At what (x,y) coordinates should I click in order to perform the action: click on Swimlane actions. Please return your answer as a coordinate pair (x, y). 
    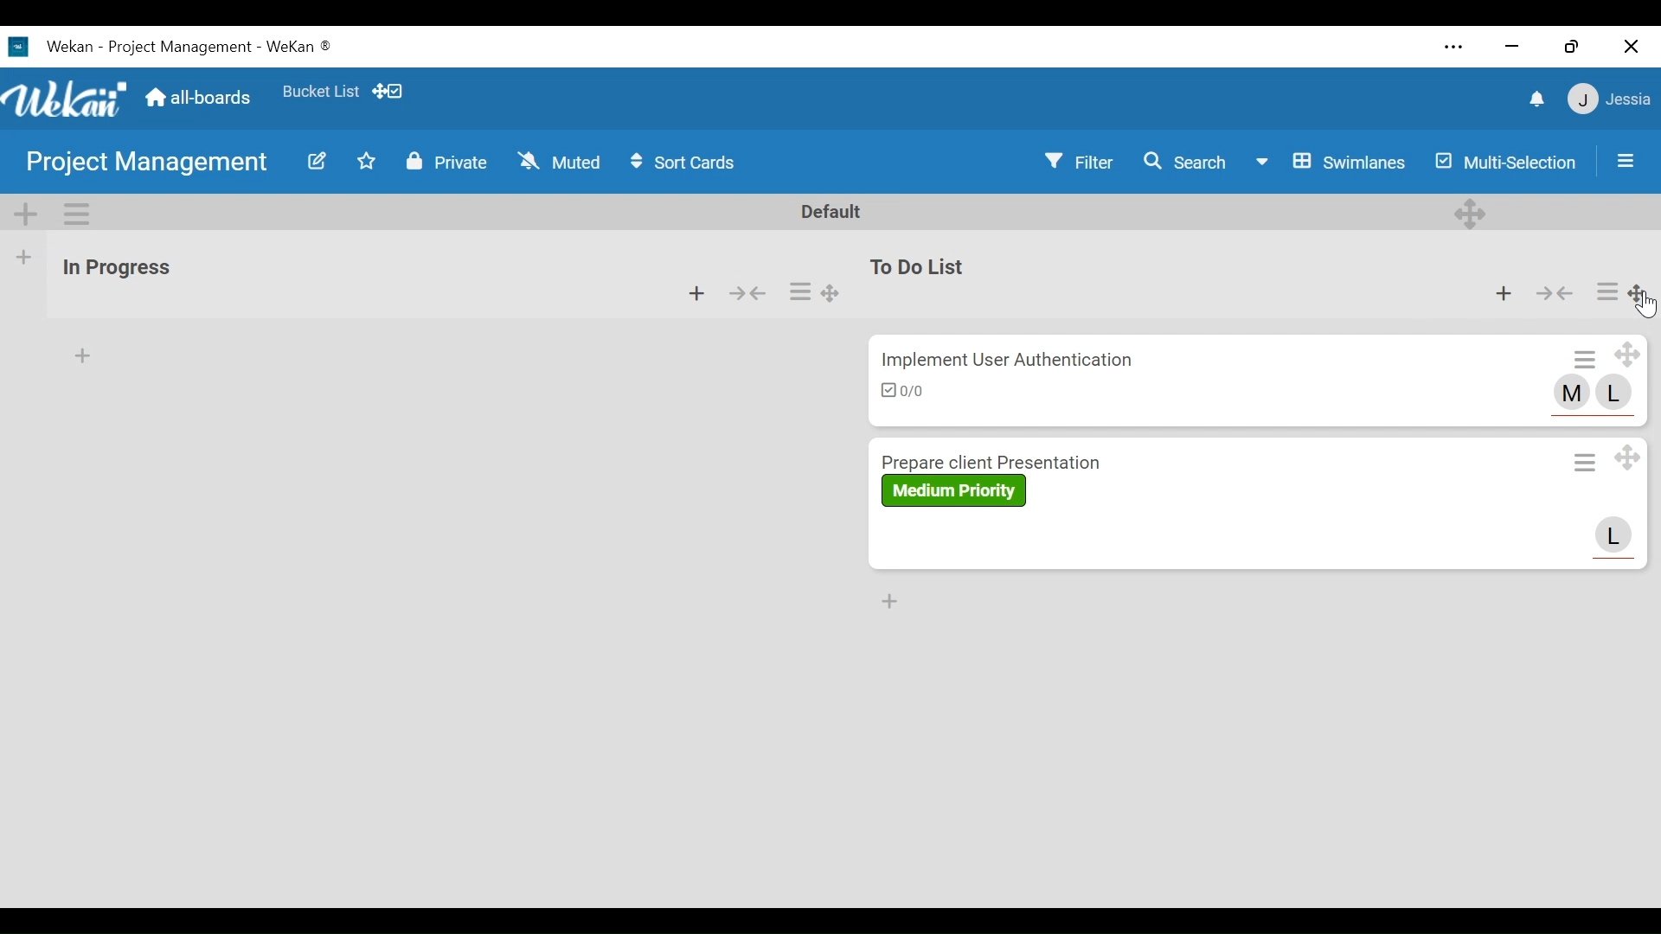
    Looking at the image, I should click on (75, 213).